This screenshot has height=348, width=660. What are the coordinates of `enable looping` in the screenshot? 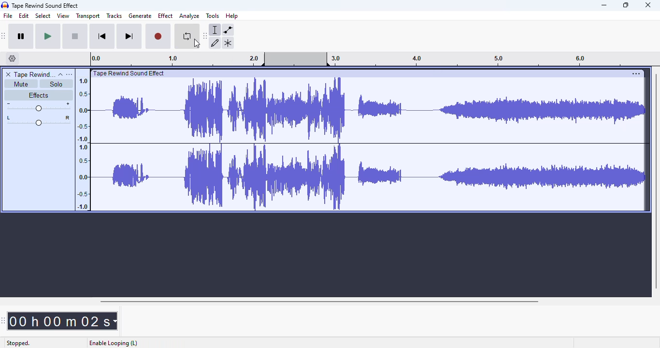 It's located at (186, 38).